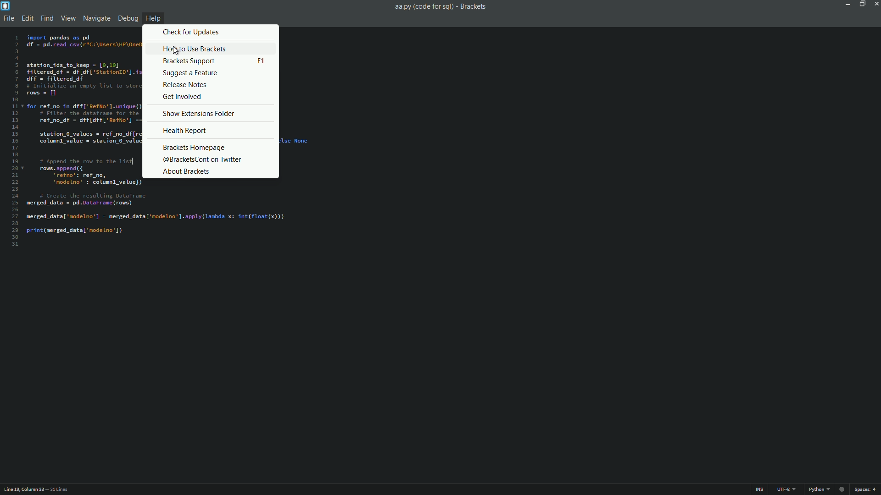 Image resolution: width=881 pixels, height=495 pixels. I want to click on @bracketscont on twitter, so click(202, 160).